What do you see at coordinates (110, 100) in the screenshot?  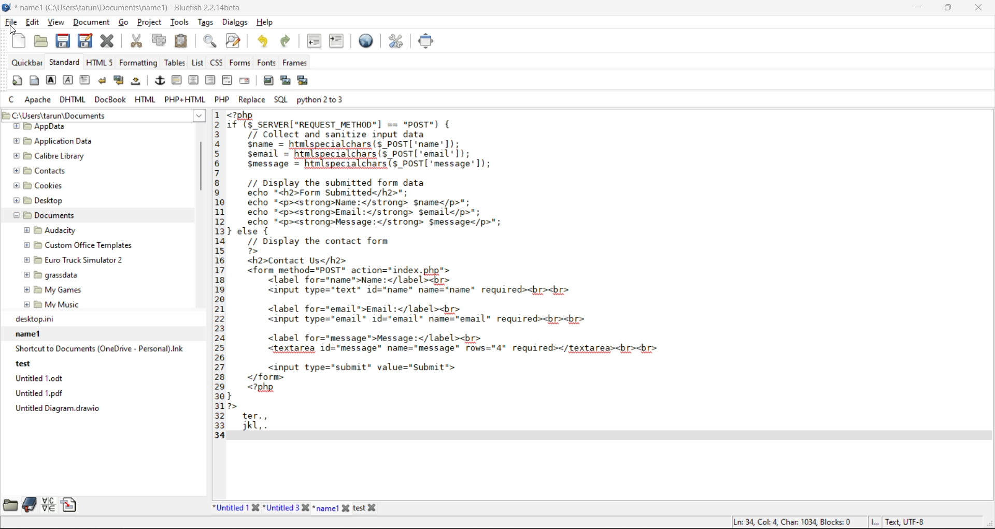 I see `docbook` at bounding box center [110, 100].